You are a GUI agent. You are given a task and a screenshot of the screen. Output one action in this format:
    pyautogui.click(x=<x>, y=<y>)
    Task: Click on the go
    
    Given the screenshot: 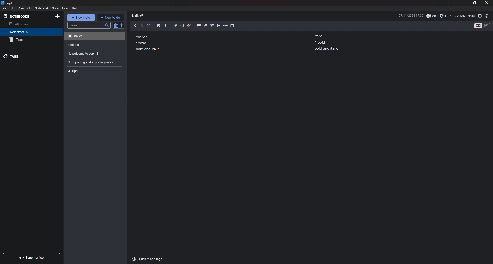 What is the action you would take?
    pyautogui.click(x=29, y=8)
    